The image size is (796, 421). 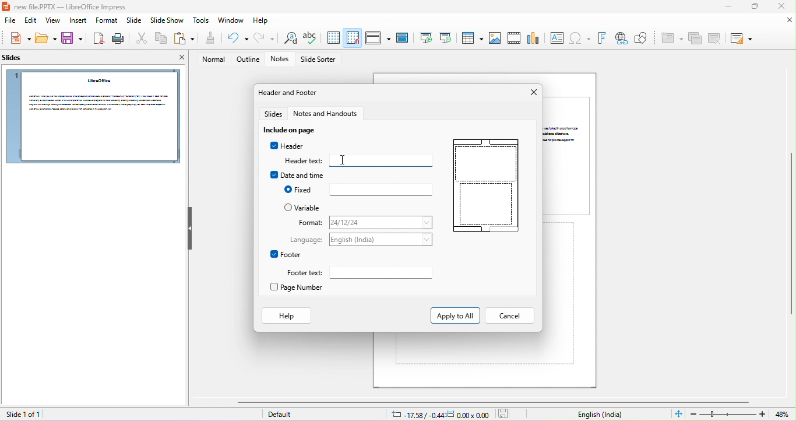 What do you see at coordinates (286, 315) in the screenshot?
I see `Help` at bounding box center [286, 315].